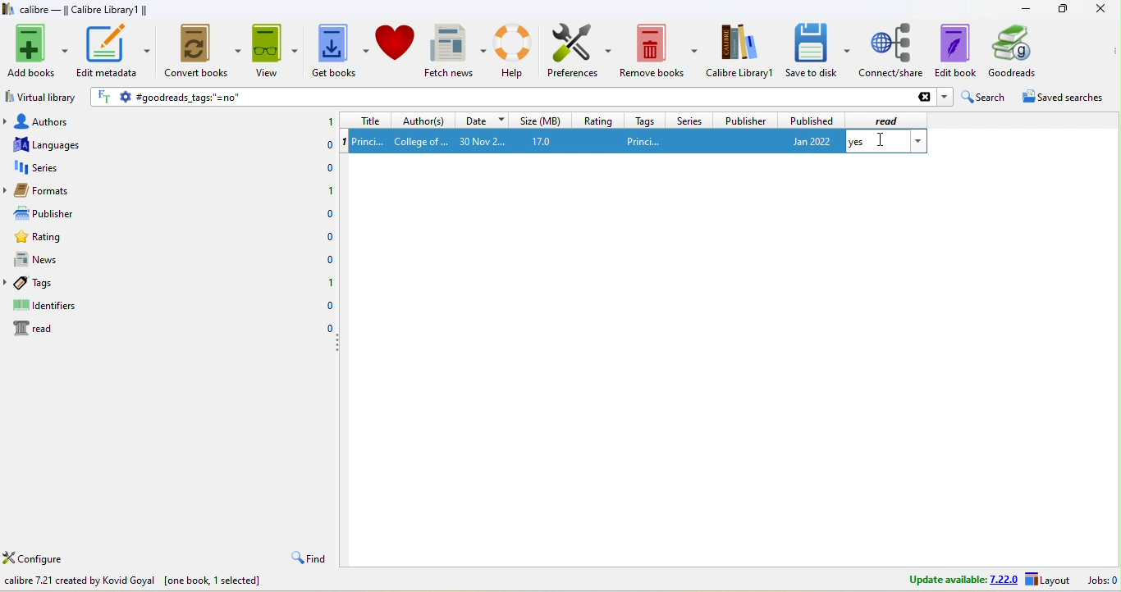  What do you see at coordinates (646, 121) in the screenshot?
I see `tags` at bounding box center [646, 121].